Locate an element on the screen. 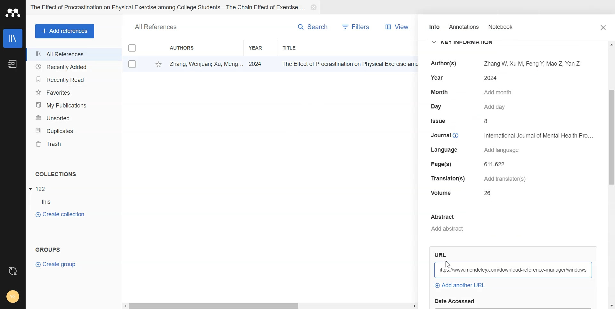  My Publication is located at coordinates (74, 105).